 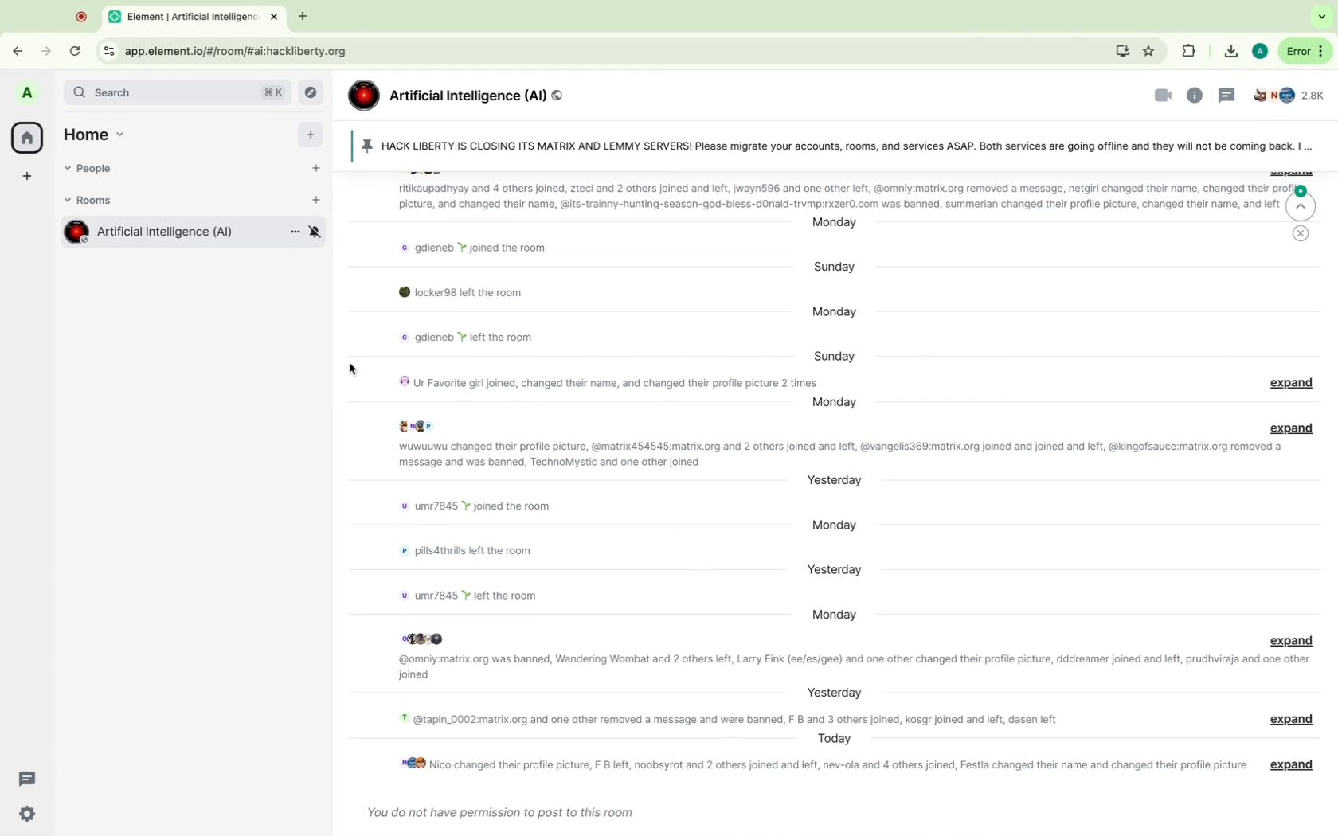 What do you see at coordinates (841, 196) in the screenshot?
I see `message` at bounding box center [841, 196].